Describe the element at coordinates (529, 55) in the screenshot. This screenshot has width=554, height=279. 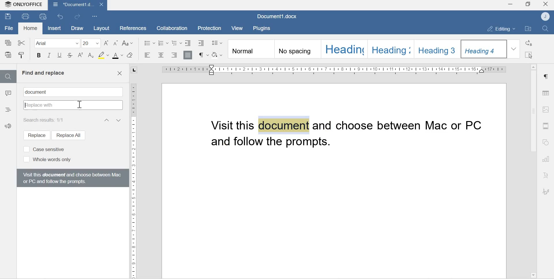
I see `Select all` at that location.